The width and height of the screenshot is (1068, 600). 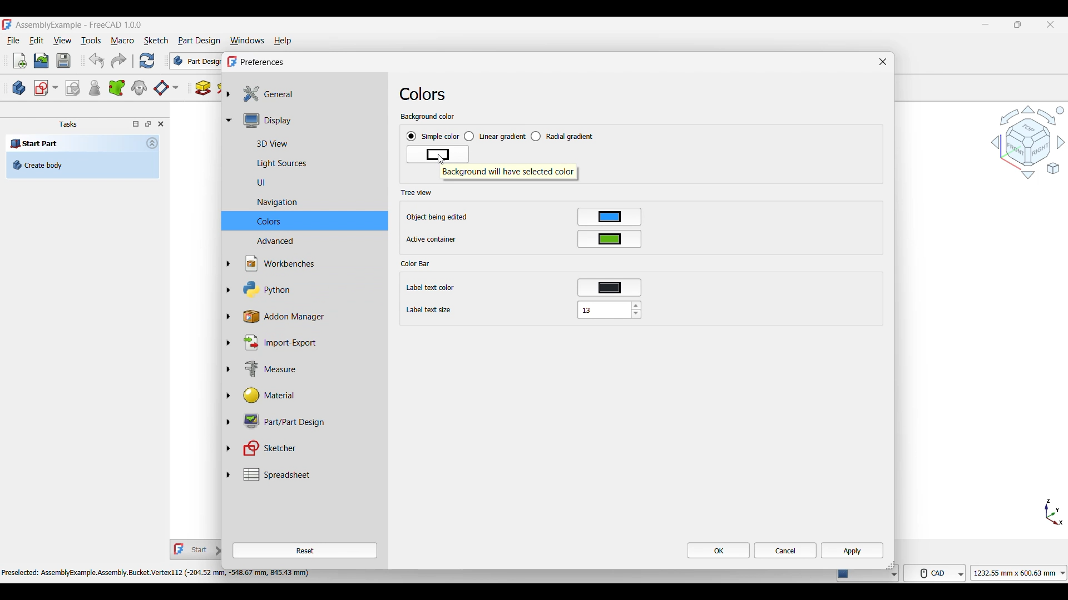 What do you see at coordinates (161, 124) in the screenshot?
I see `Close` at bounding box center [161, 124].